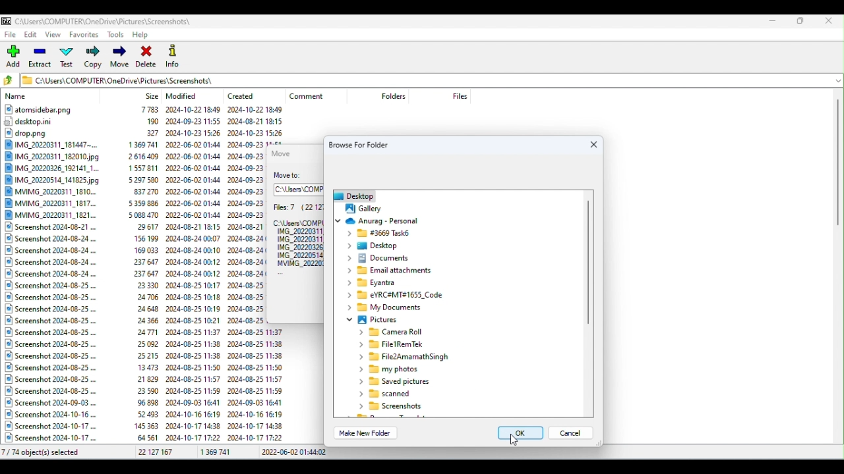  Describe the element at coordinates (119, 58) in the screenshot. I see `Move` at that location.